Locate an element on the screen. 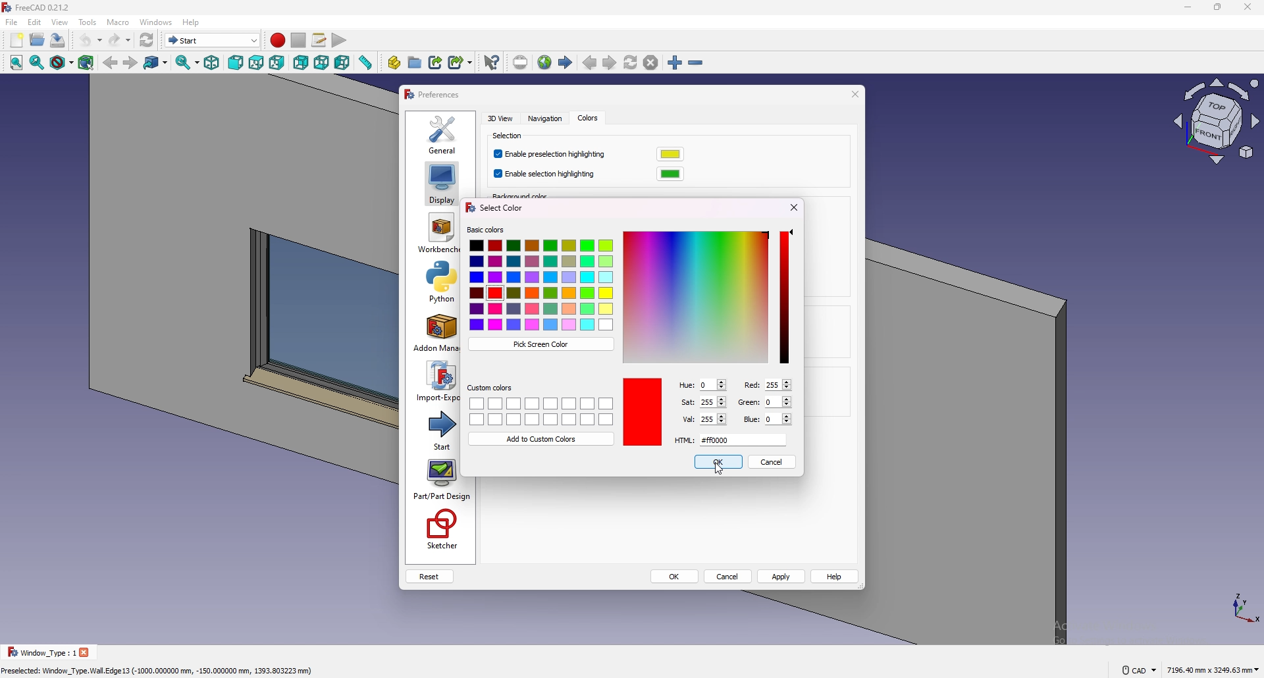 This screenshot has height=678, width=1264. bottom is located at coordinates (322, 63).